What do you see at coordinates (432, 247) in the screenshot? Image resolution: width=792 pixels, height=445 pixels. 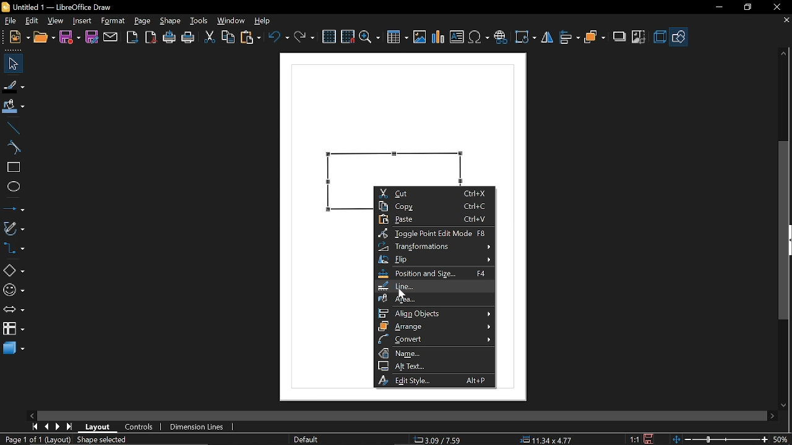 I see `Transfromation` at bounding box center [432, 247].